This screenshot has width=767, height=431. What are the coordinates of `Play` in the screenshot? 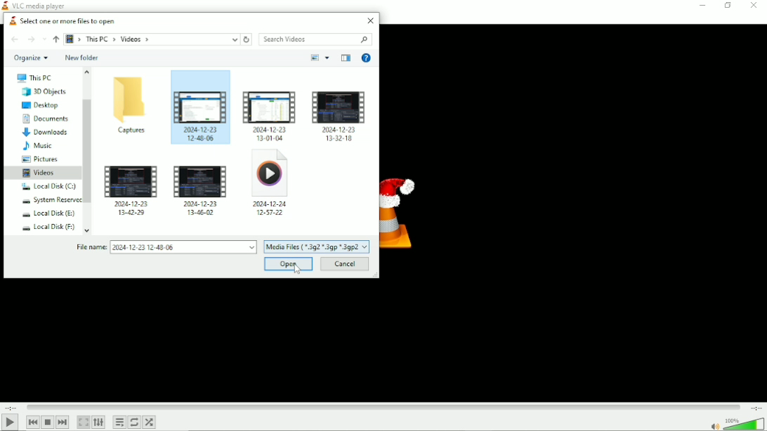 It's located at (11, 423).